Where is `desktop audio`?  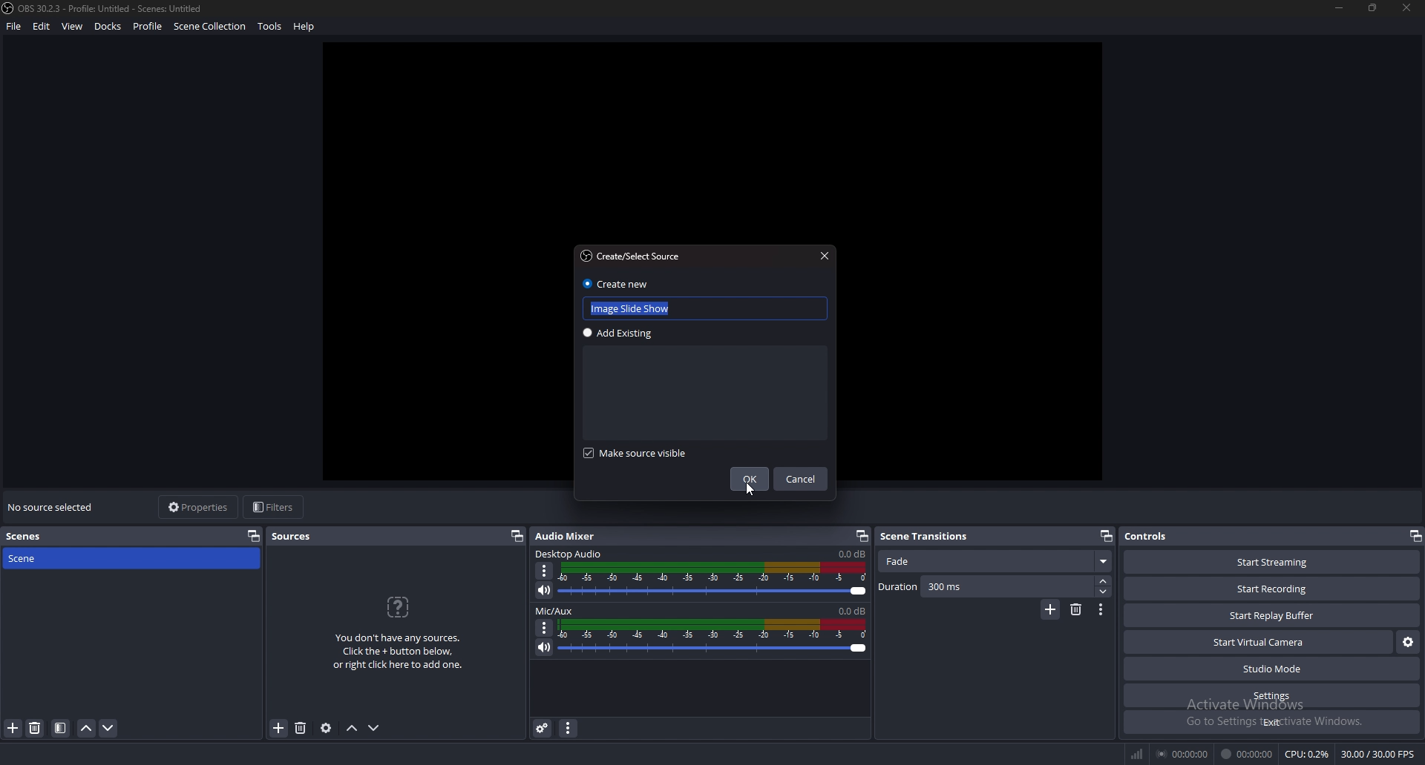
desktop audio is located at coordinates (570, 554).